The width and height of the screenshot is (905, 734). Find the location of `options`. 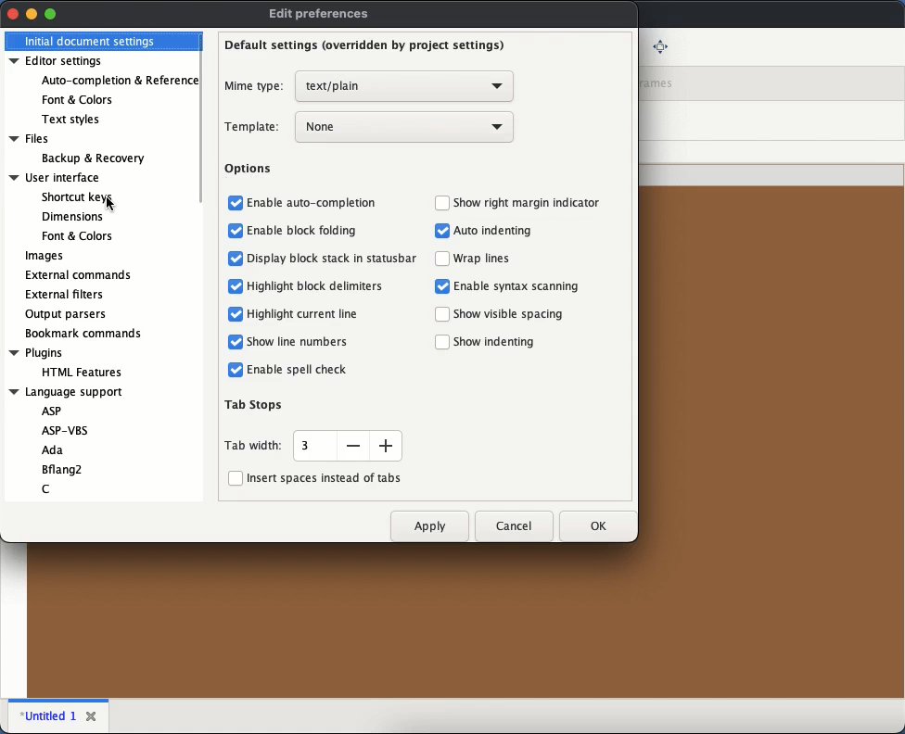

options is located at coordinates (248, 171).